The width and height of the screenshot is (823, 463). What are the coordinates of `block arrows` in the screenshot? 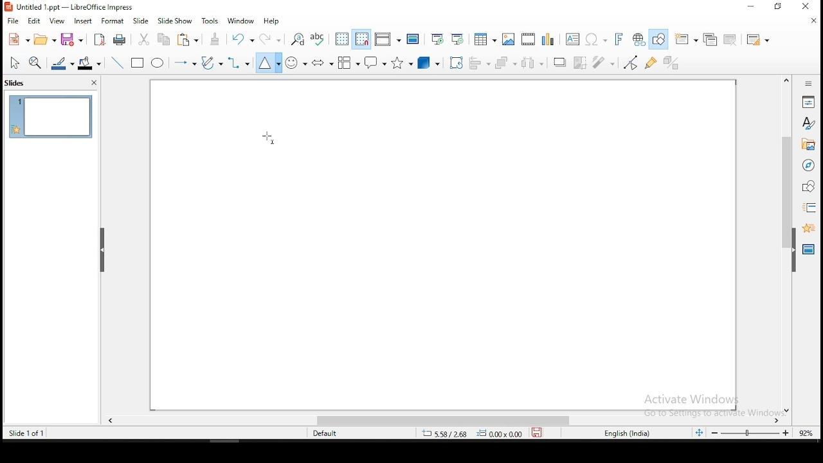 It's located at (322, 62).